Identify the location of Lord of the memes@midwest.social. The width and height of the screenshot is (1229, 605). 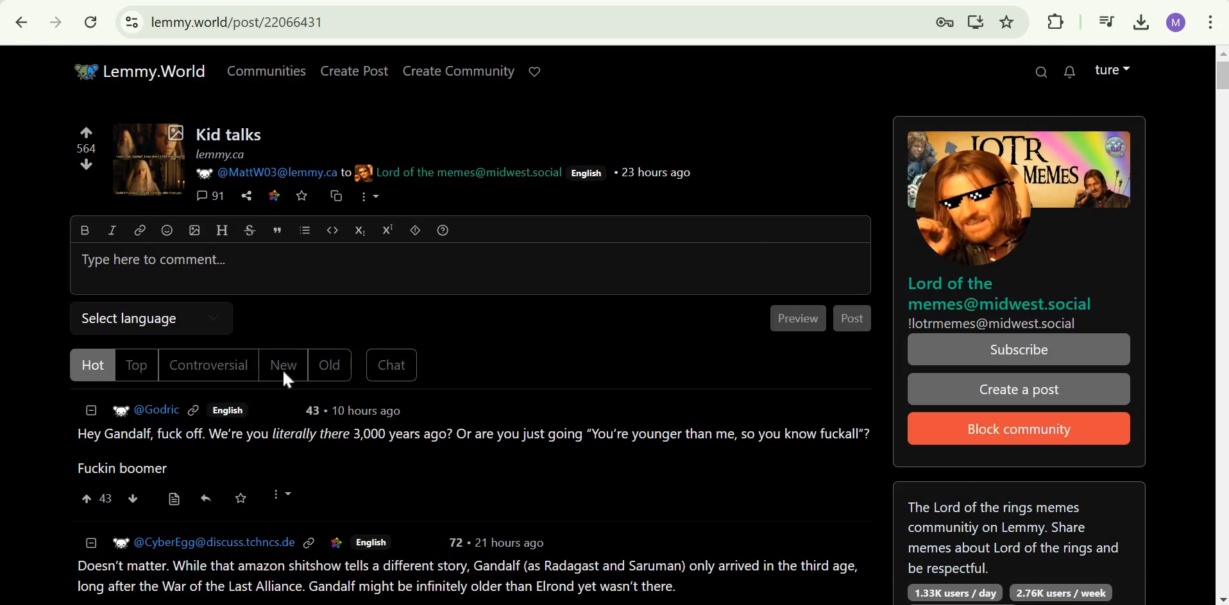
(469, 172).